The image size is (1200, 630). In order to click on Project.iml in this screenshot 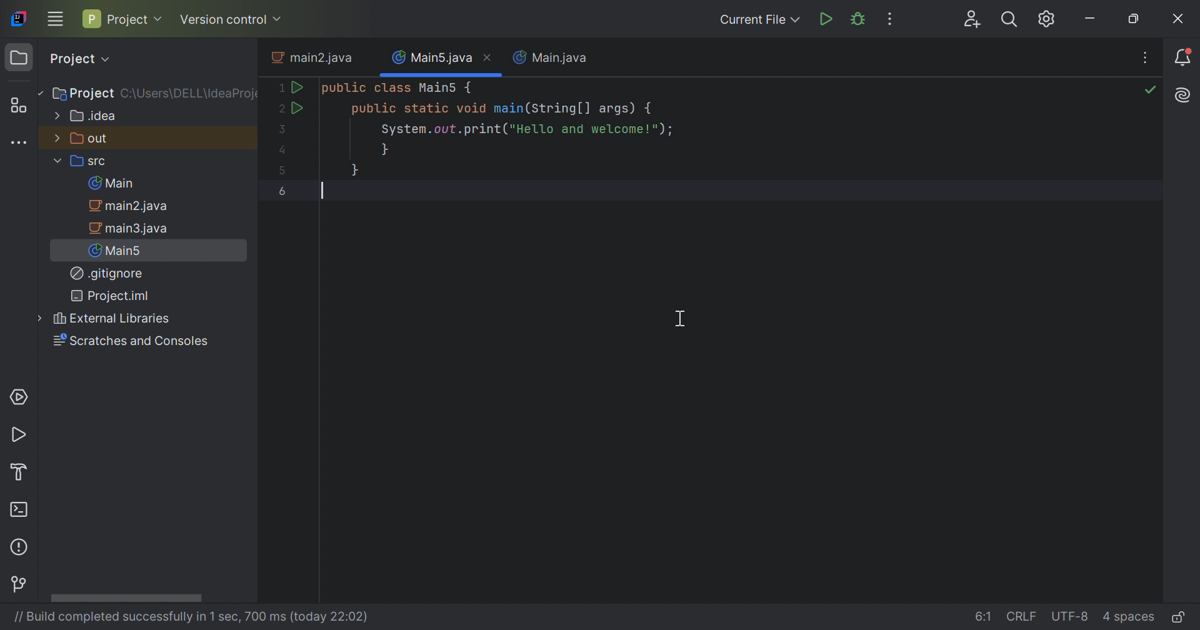, I will do `click(109, 296)`.